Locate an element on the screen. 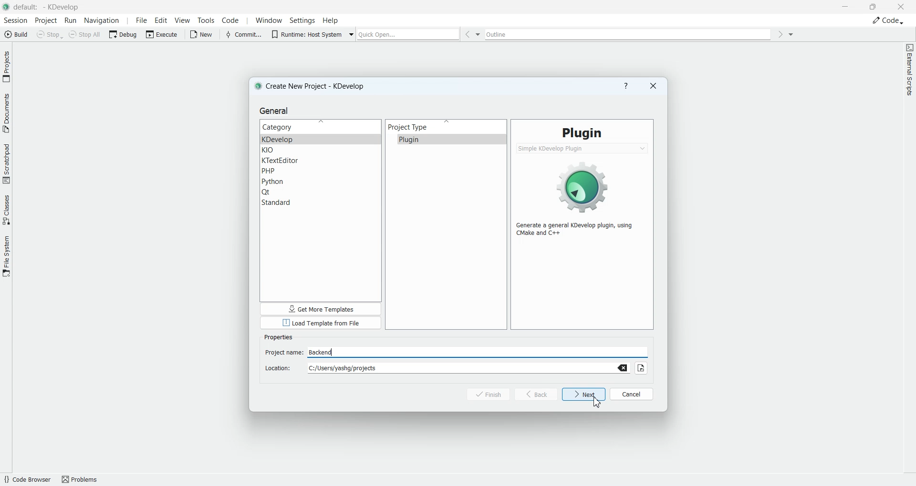 This screenshot has height=486, width=916. finish is located at coordinates (483, 395).